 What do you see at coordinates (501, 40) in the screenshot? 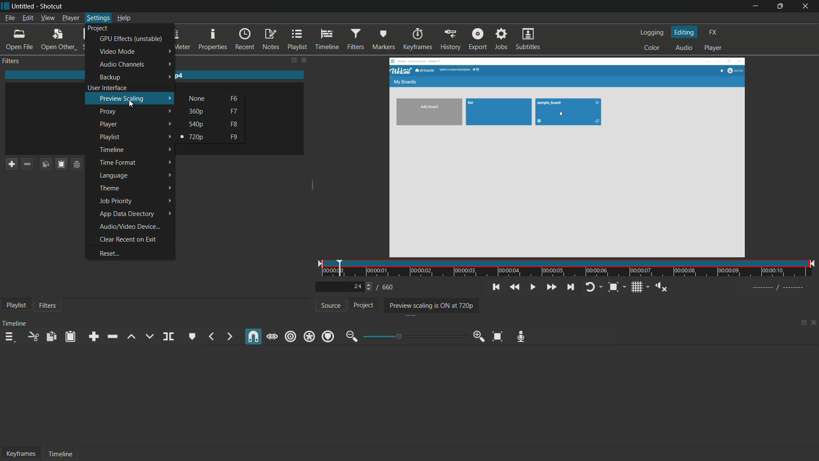
I see `jobs` at bounding box center [501, 40].